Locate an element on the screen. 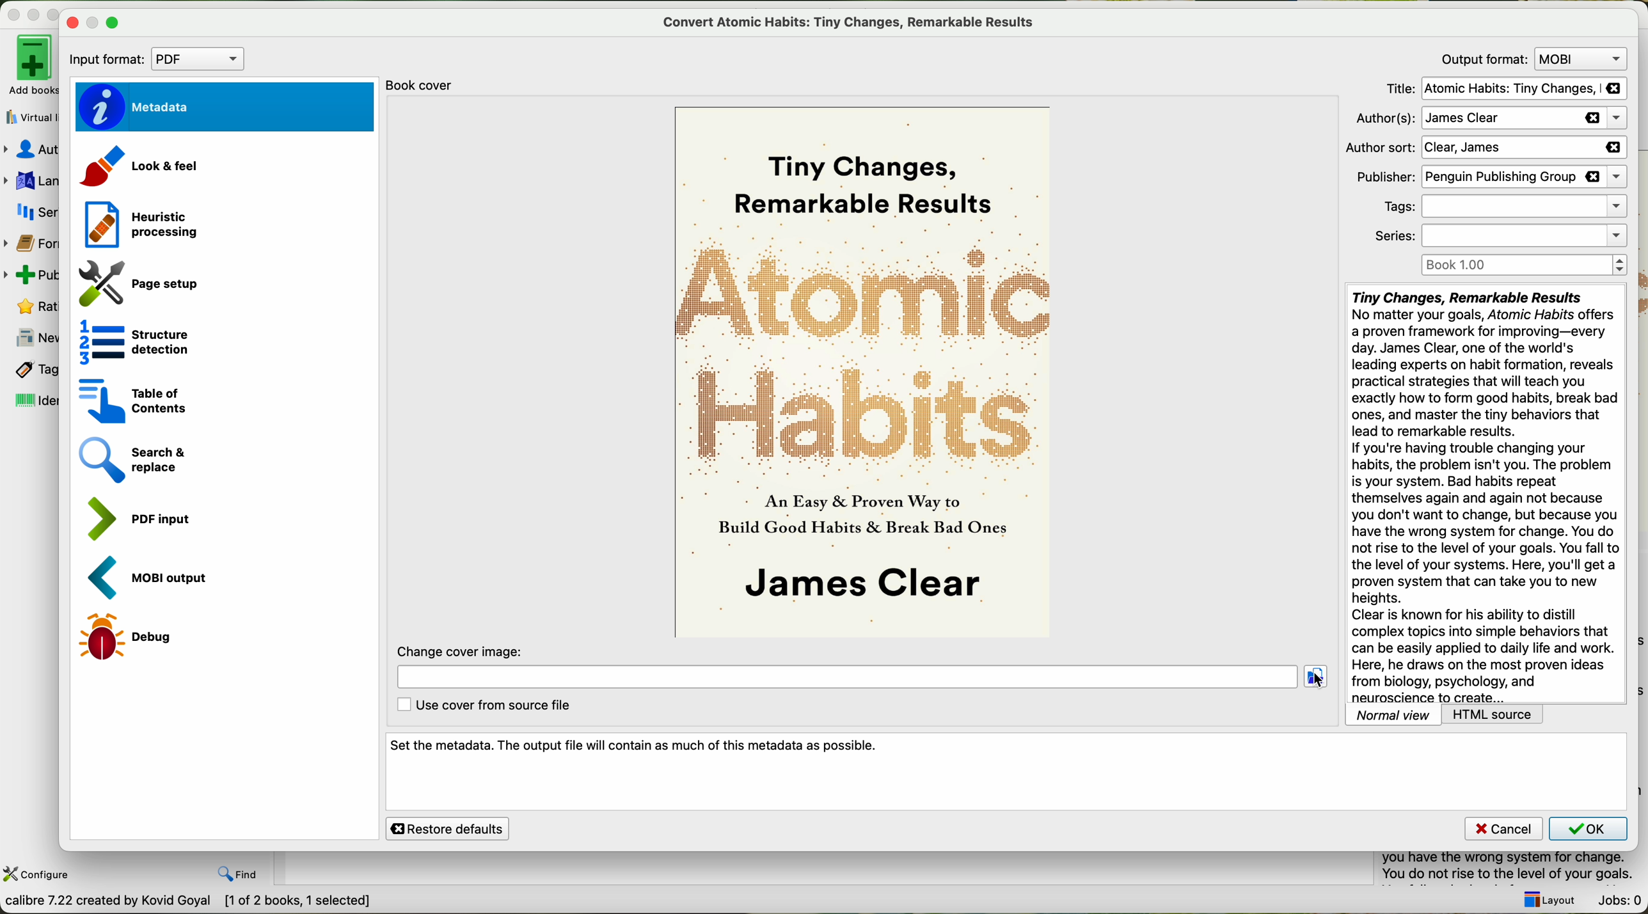 Image resolution: width=1648 pixels, height=914 pixels. disable buttons is located at coordinates (32, 12).